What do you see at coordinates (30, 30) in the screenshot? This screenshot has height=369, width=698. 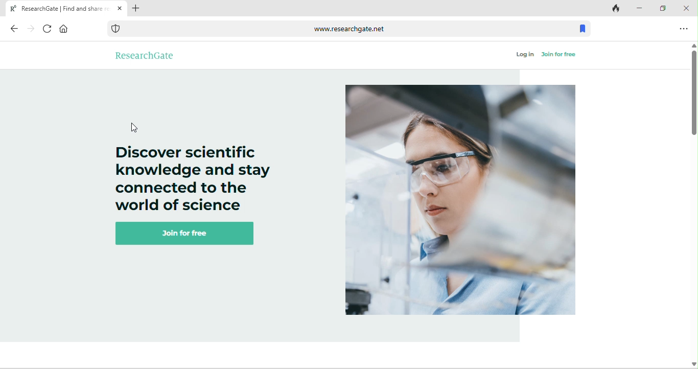 I see `forward` at bounding box center [30, 30].